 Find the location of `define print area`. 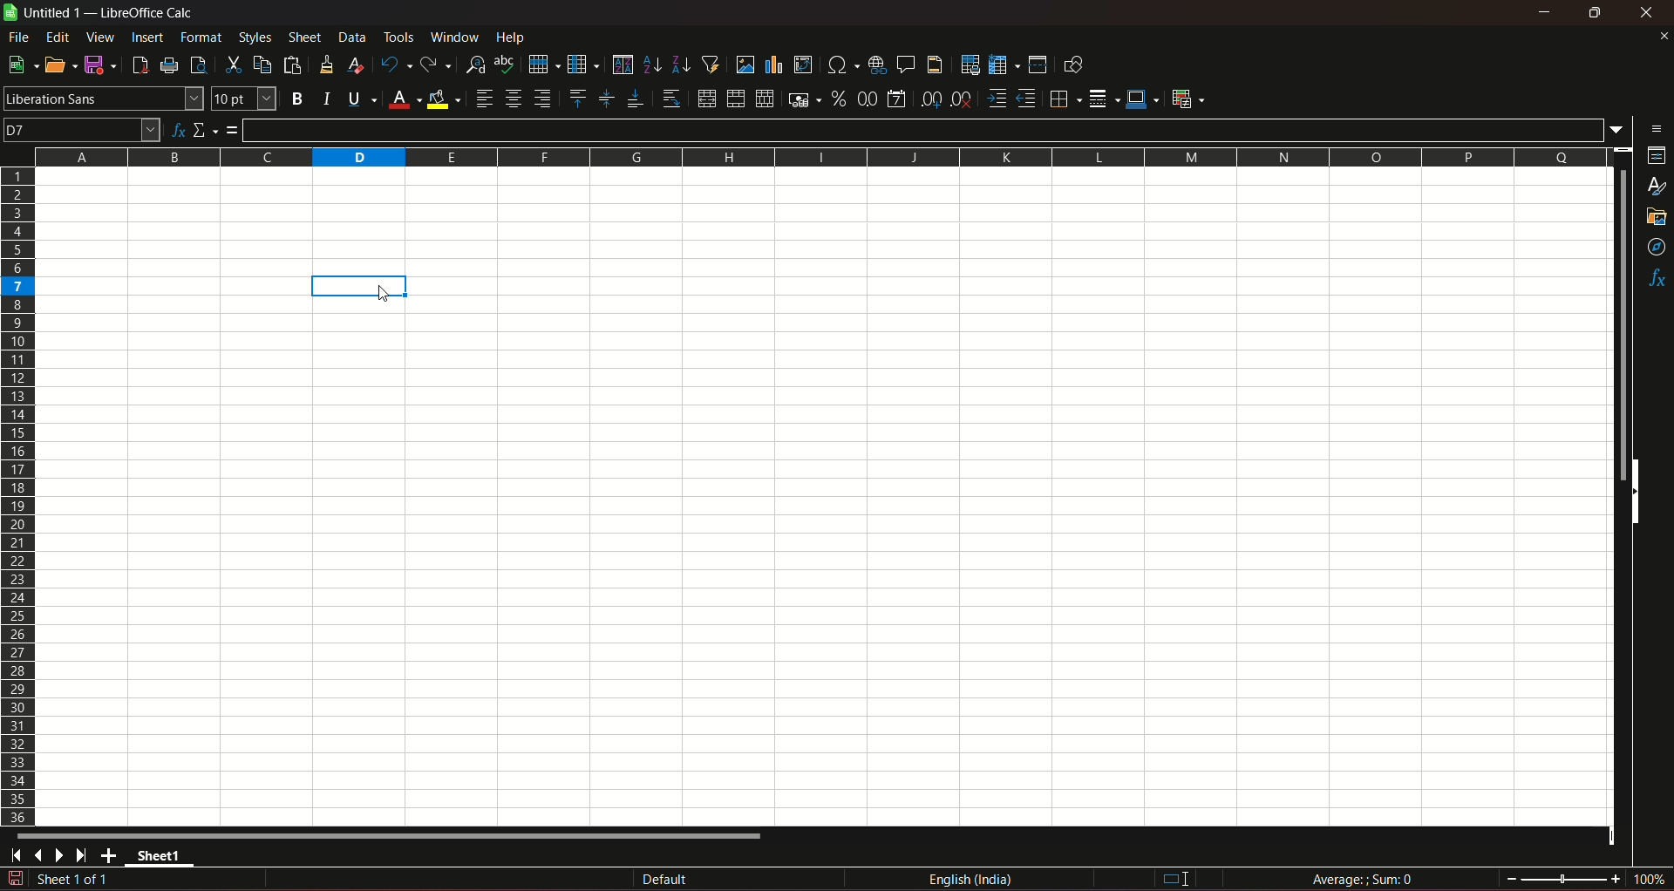

define print area is located at coordinates (970, 65).